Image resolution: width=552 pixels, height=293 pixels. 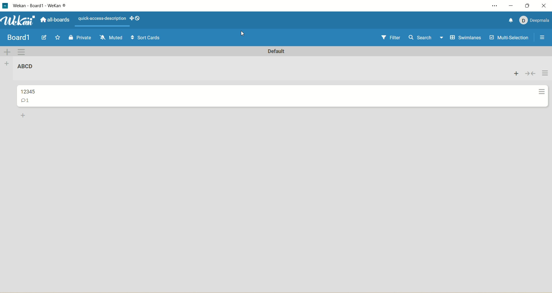 What do you see at coordinates (34, 91) in the screenshot?
I see `title` at bounding box center [34, 91].